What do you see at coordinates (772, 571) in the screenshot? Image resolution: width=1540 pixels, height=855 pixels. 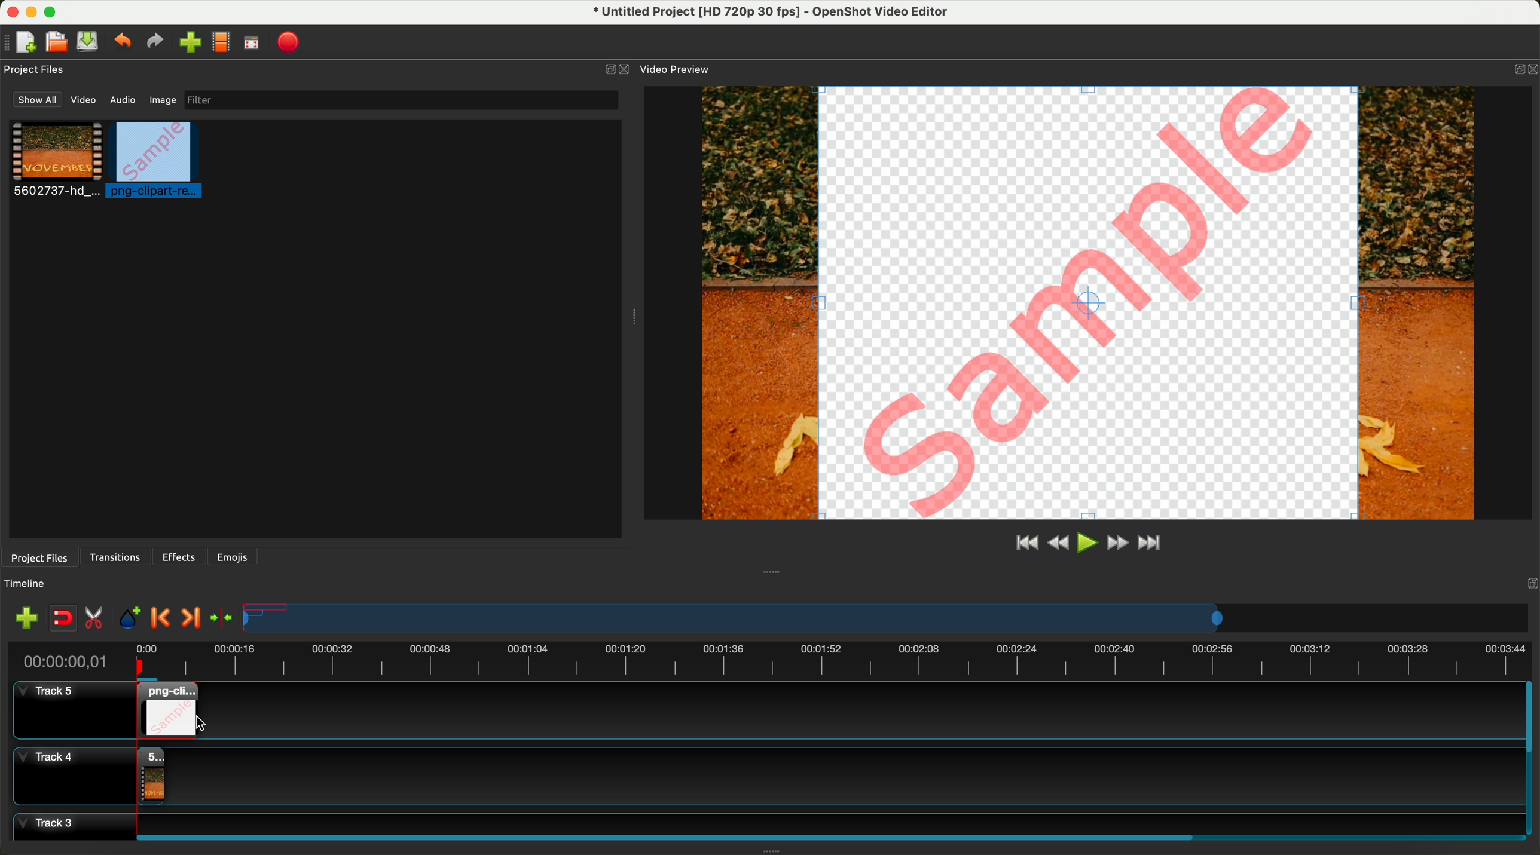 I see `Window Expanding` at bounding box center [772, 571].